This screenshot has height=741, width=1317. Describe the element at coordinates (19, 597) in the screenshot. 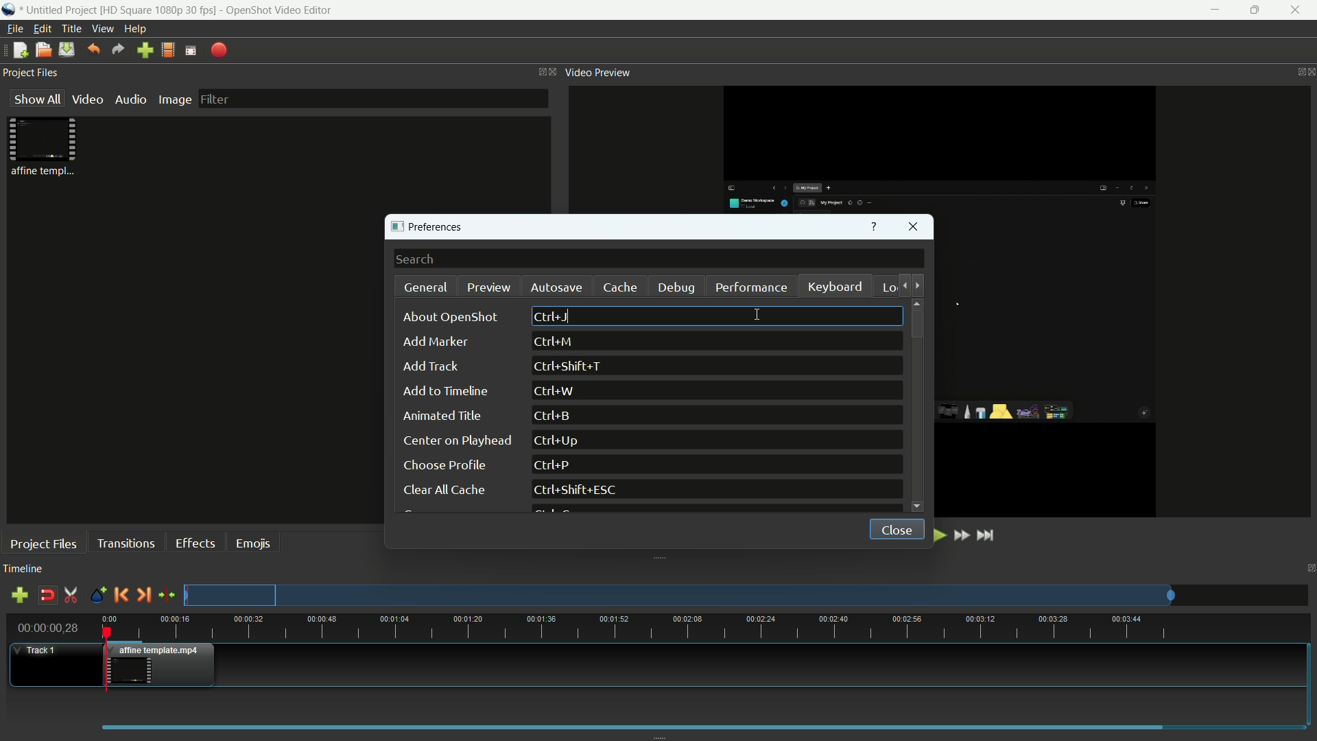

I see `add track` at that location.